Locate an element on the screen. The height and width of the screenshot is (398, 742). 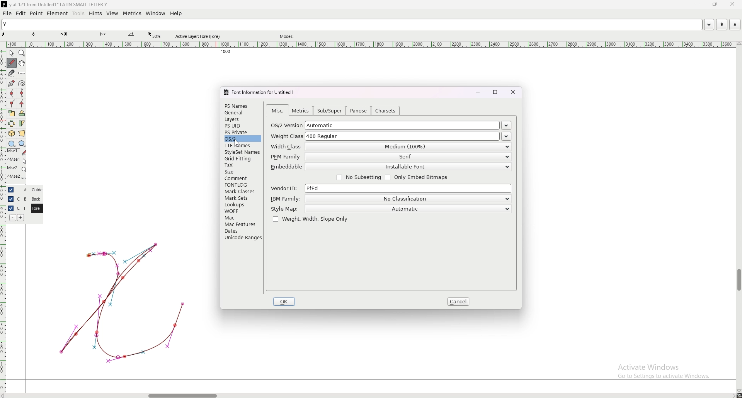
graph is located at coordinates (122, 302).